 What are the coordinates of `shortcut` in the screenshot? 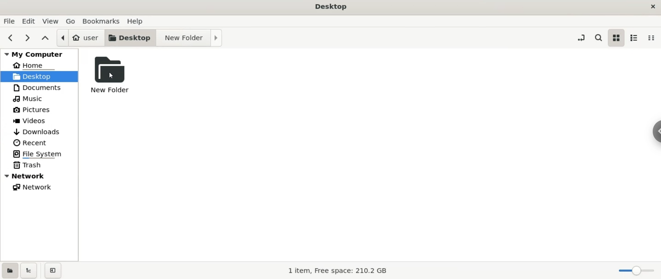 It's located at (656, 132).